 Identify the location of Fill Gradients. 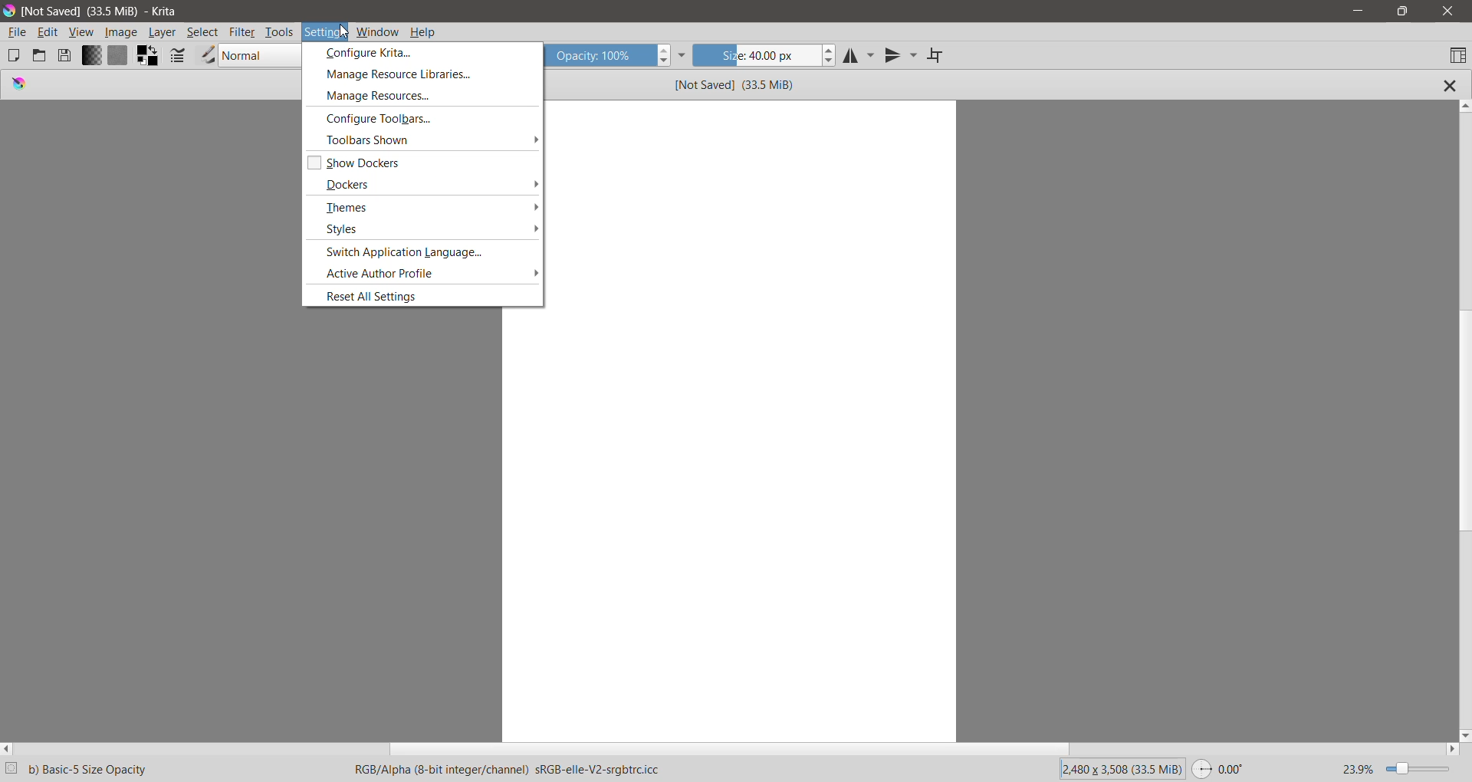
(91, 55).